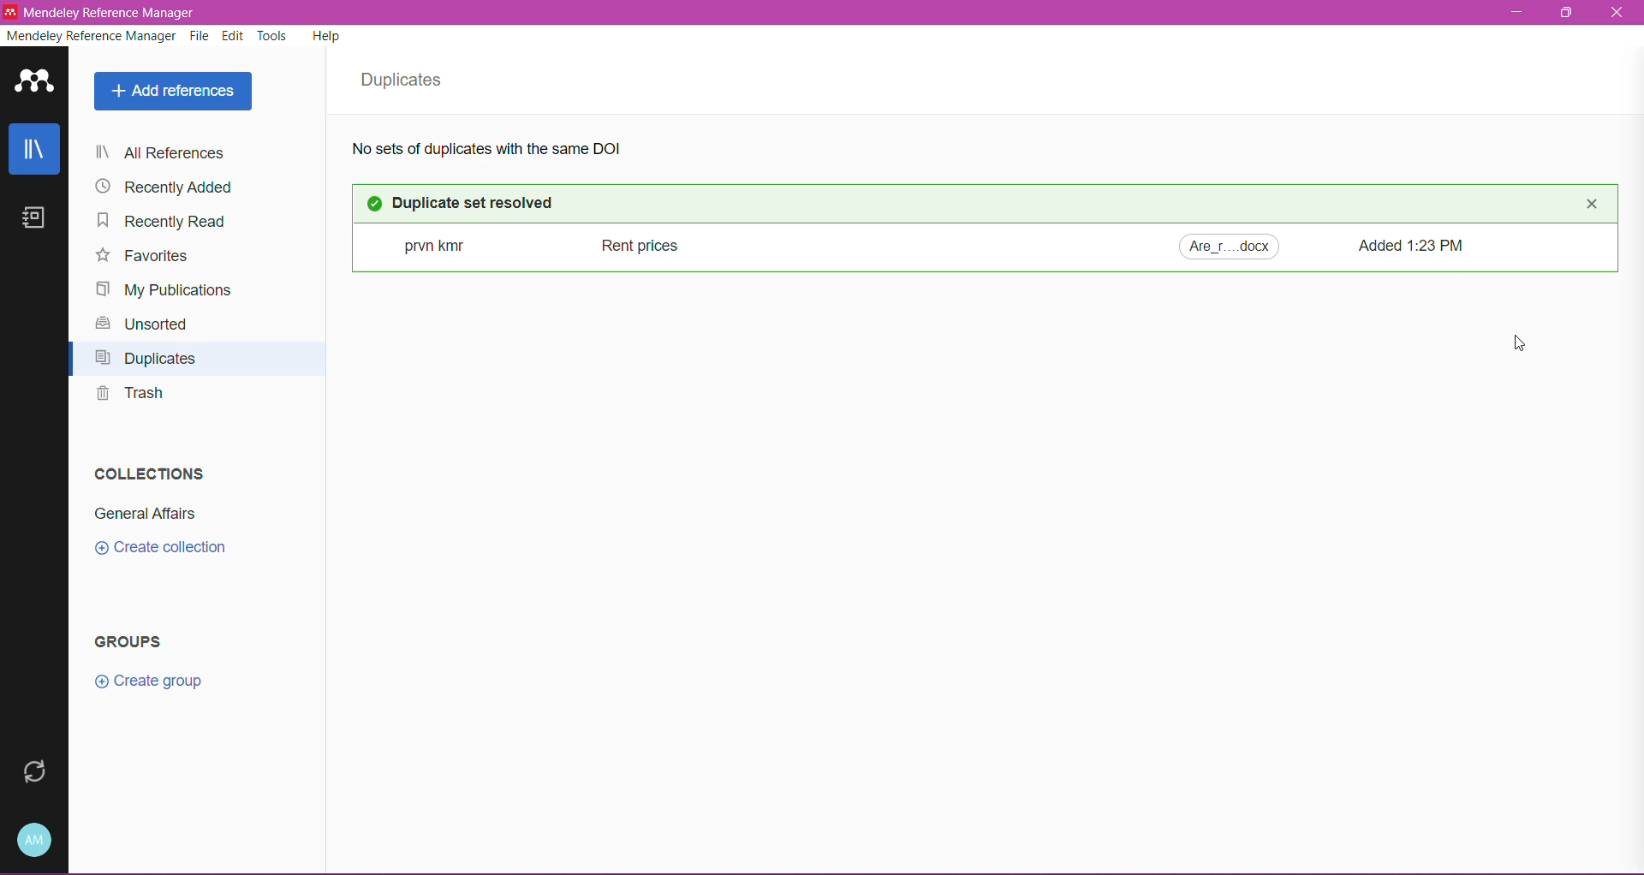  Describe the element at coordinates (129, 397) in the screenshot. I see `Trash` at that location.